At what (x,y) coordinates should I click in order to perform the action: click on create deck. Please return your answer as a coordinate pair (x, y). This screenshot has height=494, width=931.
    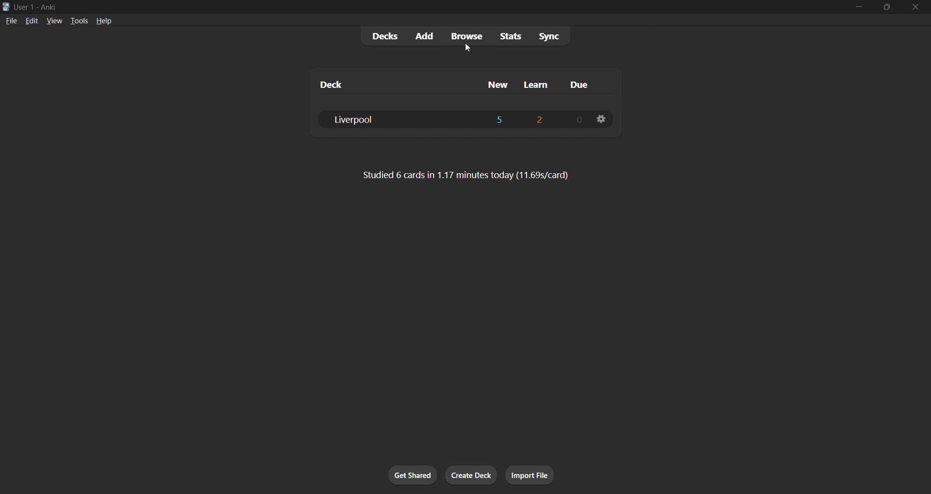
    Looking at the image, I should click on (472, 477).